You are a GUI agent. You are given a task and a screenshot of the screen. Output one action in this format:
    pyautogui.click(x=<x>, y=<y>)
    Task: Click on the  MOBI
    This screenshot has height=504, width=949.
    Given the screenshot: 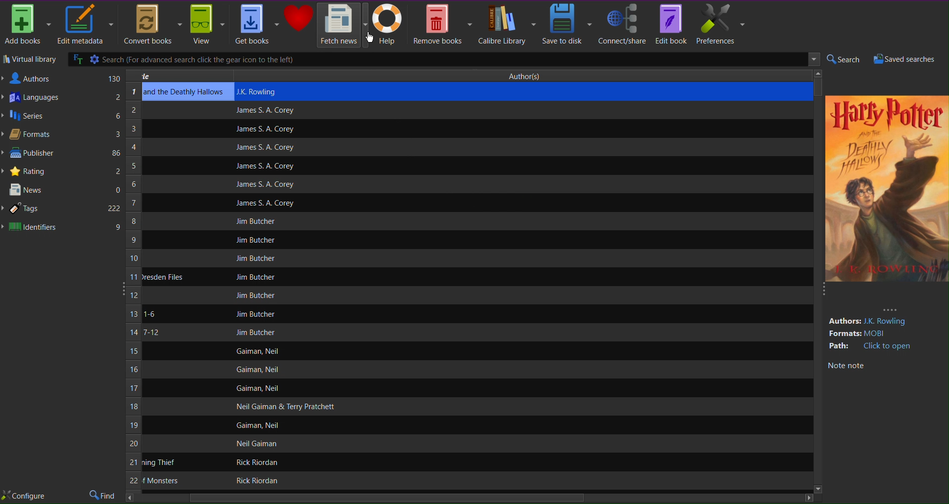 What is the action you would take?
    pyautogui.click(x=879, y=334)
    